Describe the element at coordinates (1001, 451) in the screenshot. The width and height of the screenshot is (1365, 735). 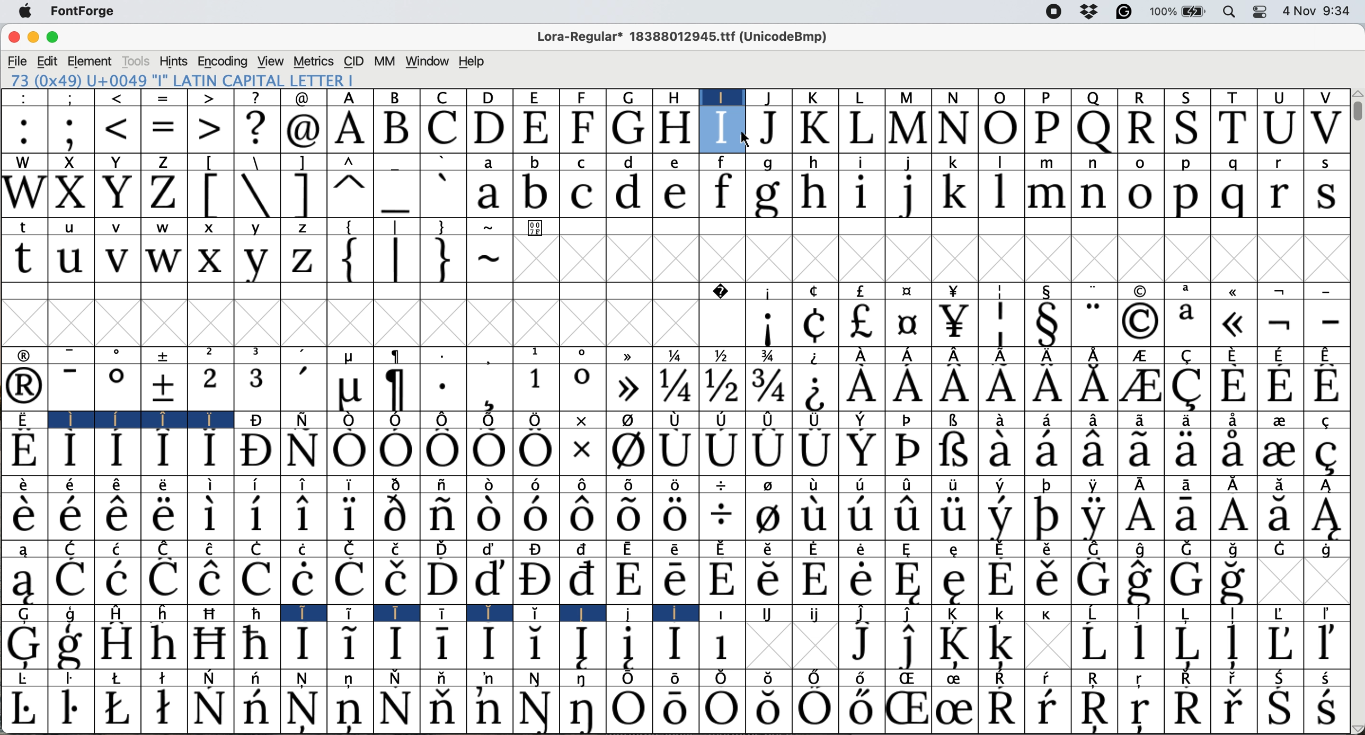
I see `Symbol` at that location.